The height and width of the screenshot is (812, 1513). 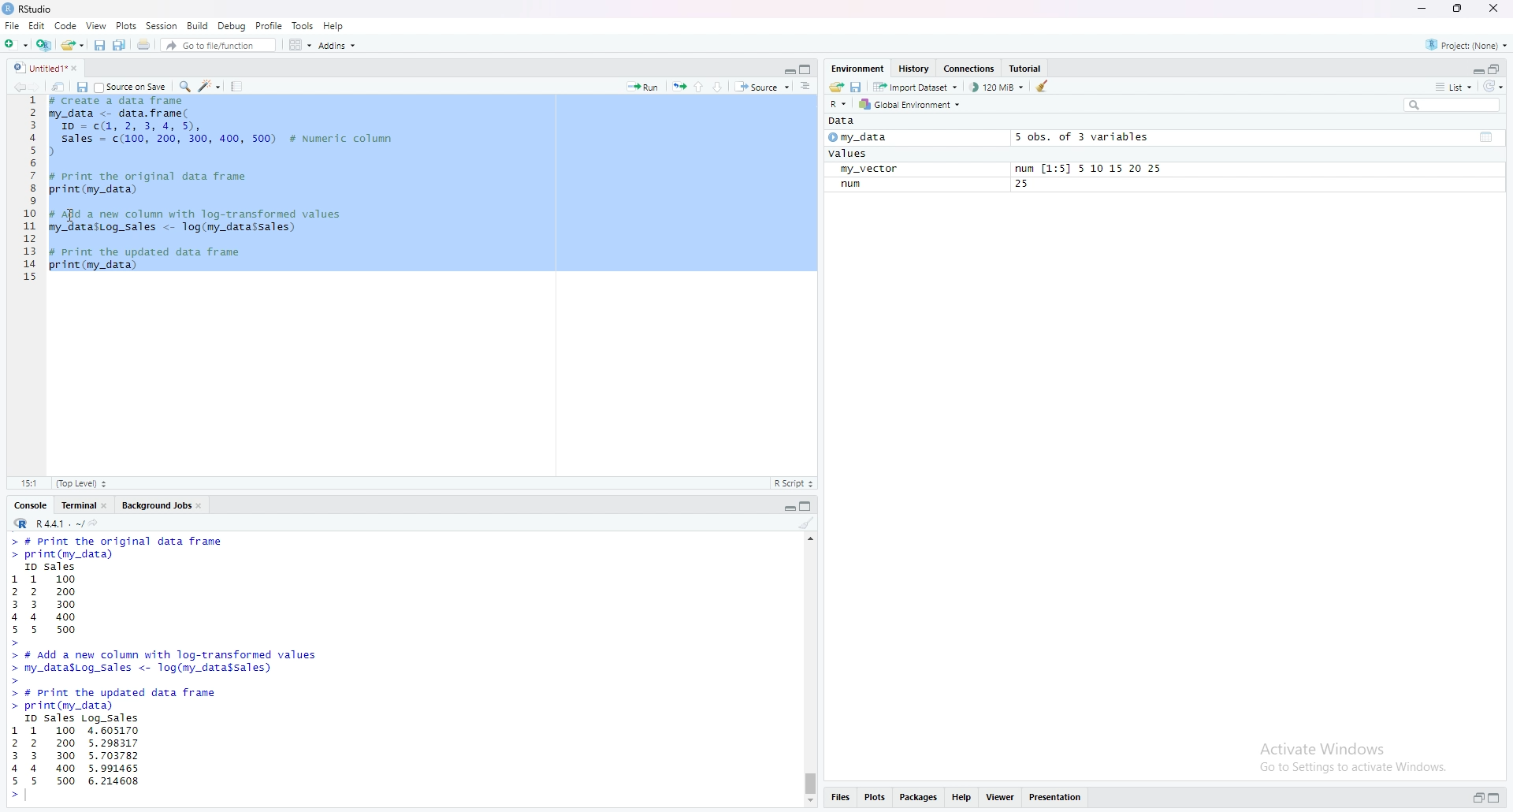 I want to click on maximize, so click(x=805, y=69).